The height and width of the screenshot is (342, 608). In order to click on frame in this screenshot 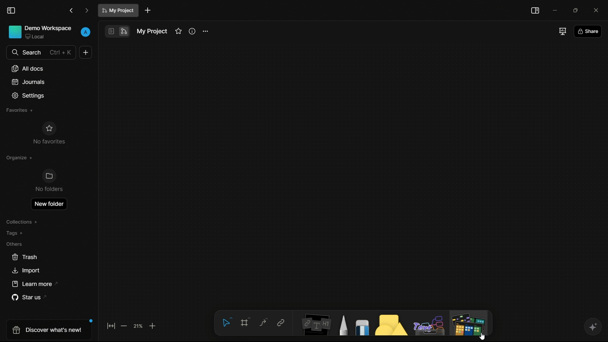, I will do `click(245, 323)`.